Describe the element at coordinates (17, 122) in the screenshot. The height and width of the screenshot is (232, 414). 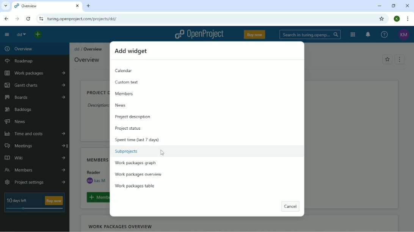
I see `News` at that location.